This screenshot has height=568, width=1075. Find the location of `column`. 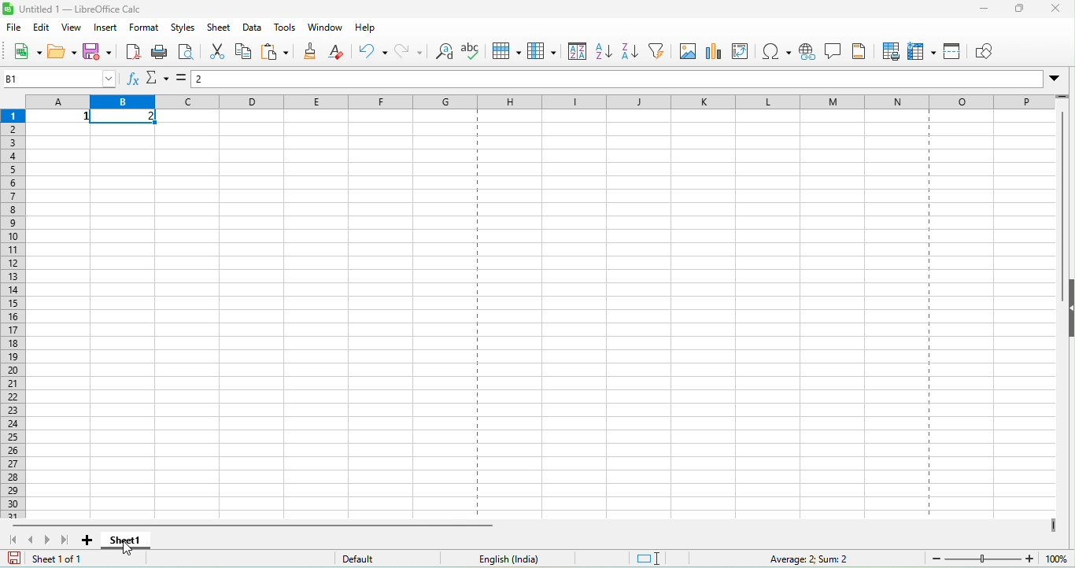

column is located at coordinates (542, 53).